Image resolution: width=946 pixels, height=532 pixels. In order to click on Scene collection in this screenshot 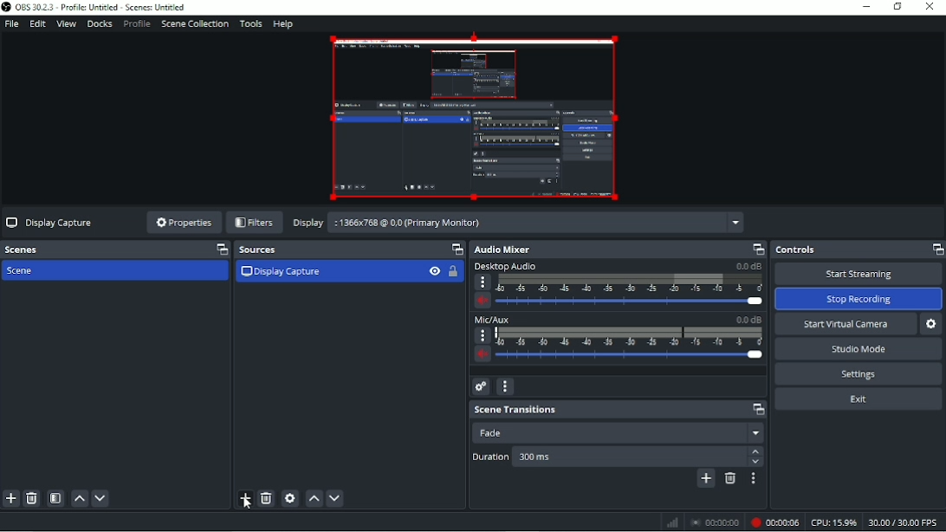, I will do `click(194, 24)`.